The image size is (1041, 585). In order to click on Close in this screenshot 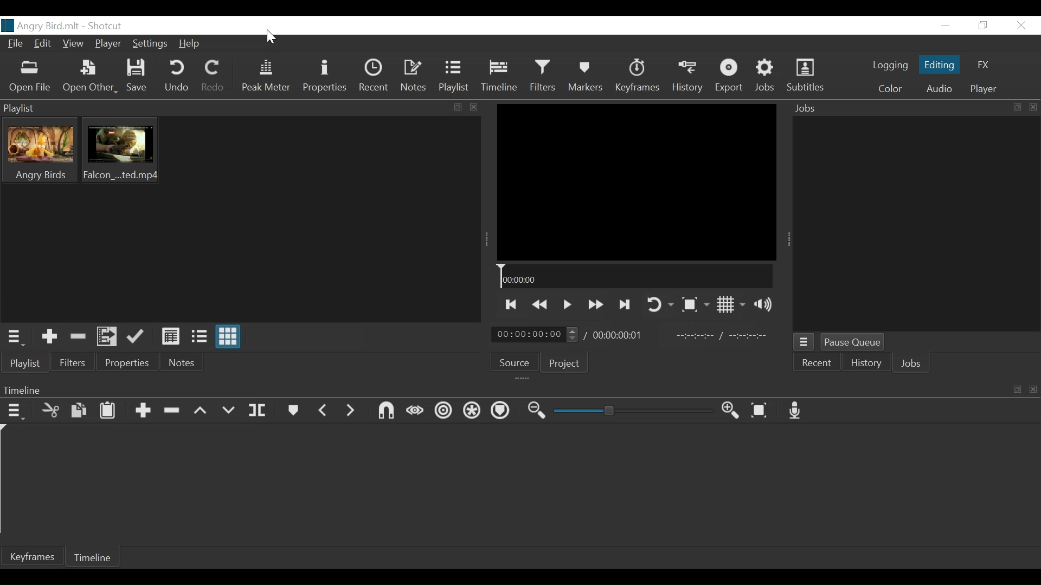, I will do `click(1023, 26)`.